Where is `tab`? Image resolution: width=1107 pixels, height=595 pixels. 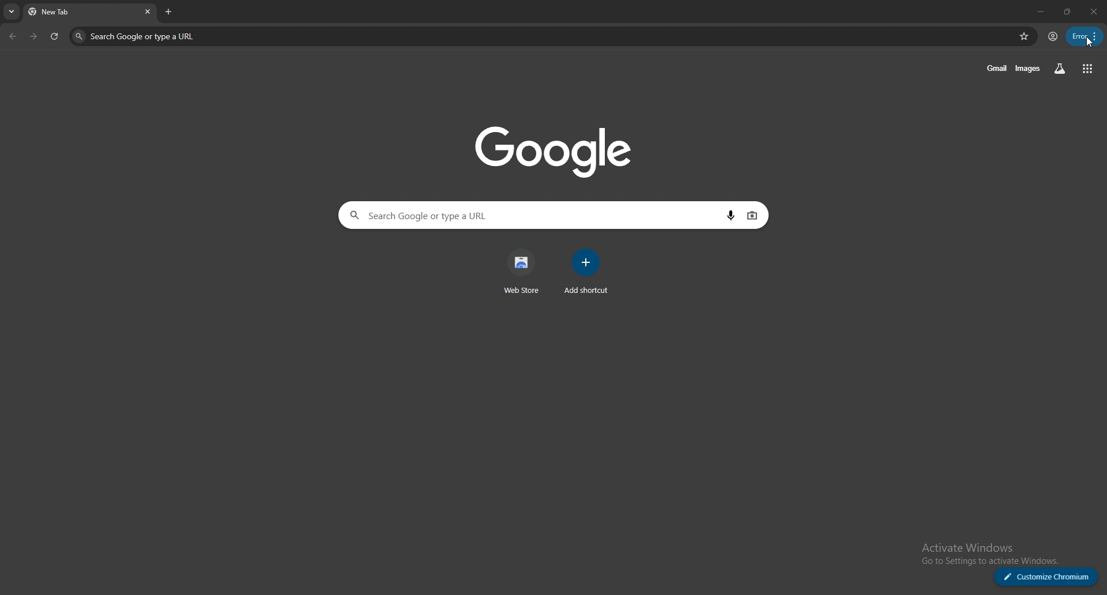
tab is located at coordinates (79, 13).